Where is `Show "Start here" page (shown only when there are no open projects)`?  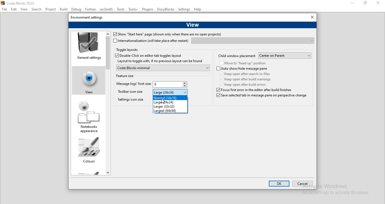
Show "Start here" page (shown only when there are no open projects) is located at coordinates (167, 35).